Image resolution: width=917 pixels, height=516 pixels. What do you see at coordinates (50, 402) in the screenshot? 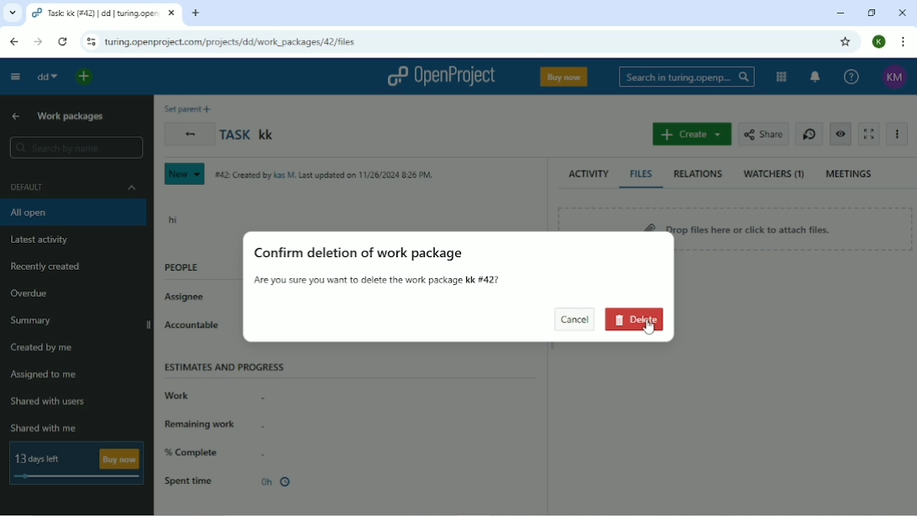
I see `Shared with users` at bounding box center [50, 402].